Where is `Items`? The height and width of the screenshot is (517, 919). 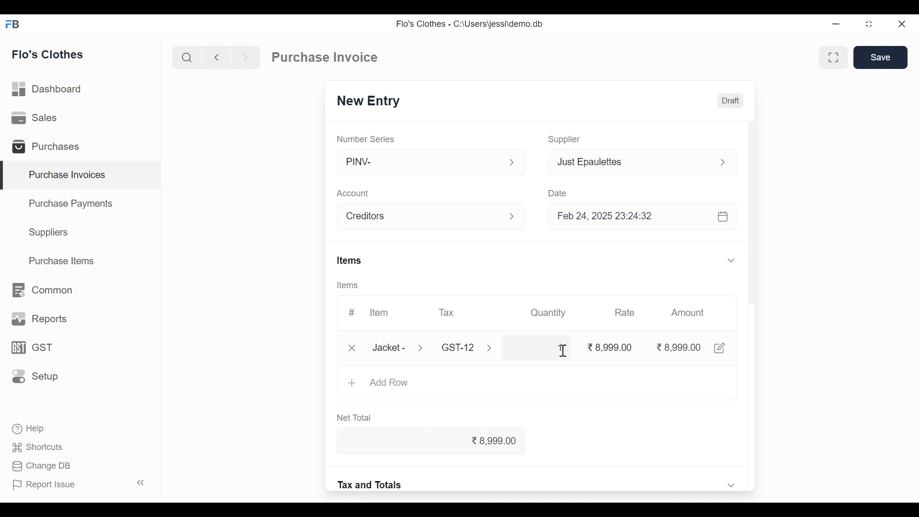 Items is located at coordinates (349, 260).